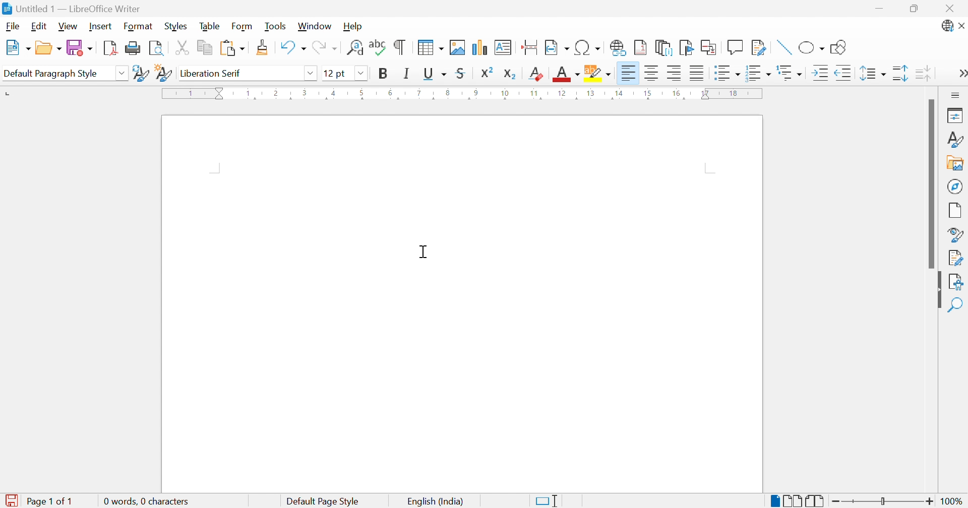  I want to click on Select outline format, so click(791, 73).